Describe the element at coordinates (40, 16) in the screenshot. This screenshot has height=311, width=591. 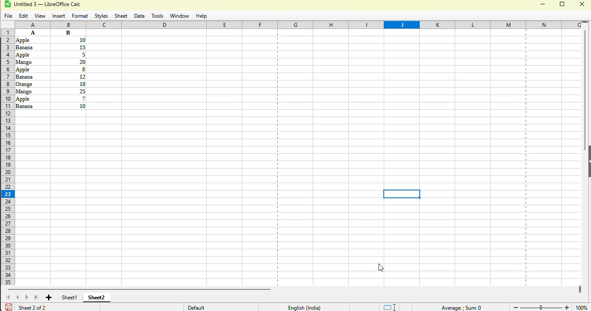
I see `view` at that location.